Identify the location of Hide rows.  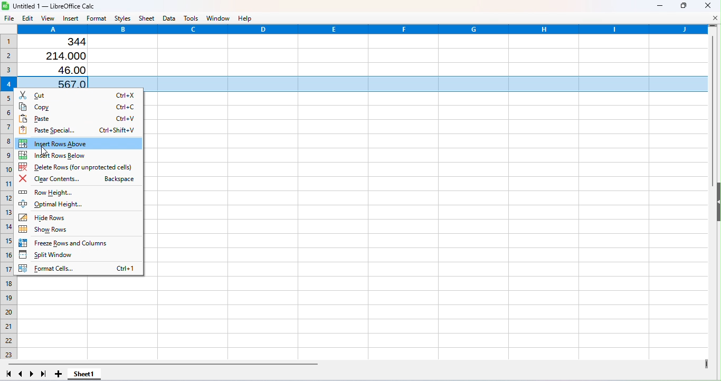
(55, 217).